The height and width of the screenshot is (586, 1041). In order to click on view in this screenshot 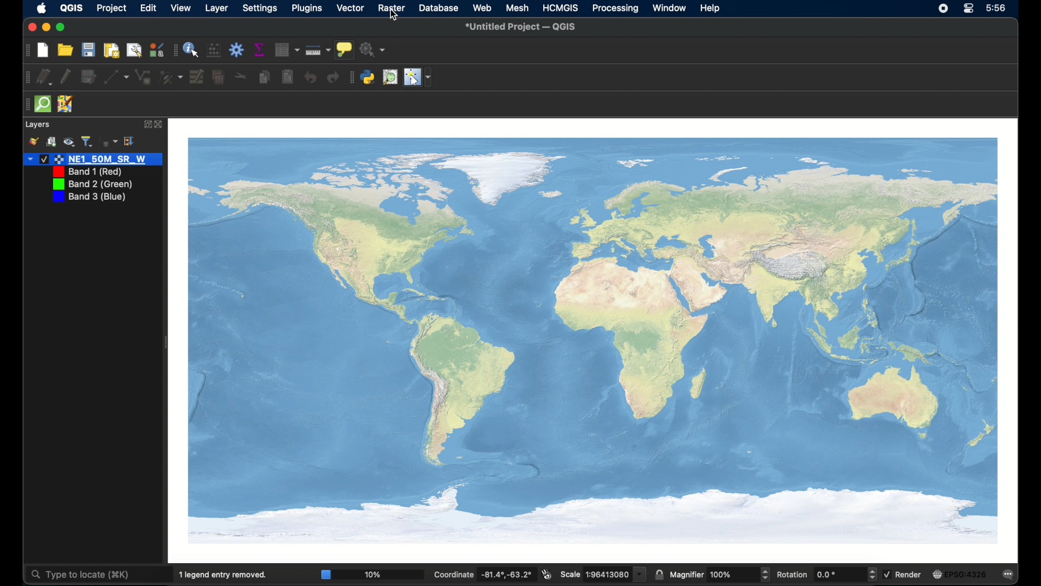, I will do `click(182, 8)`.